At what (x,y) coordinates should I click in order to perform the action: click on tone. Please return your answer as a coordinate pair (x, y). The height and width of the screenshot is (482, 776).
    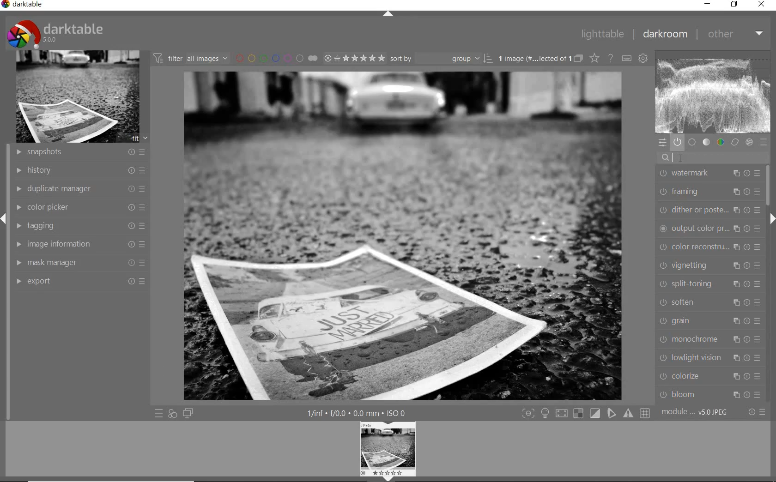
    Looking at the image, I should click on (706, 142).